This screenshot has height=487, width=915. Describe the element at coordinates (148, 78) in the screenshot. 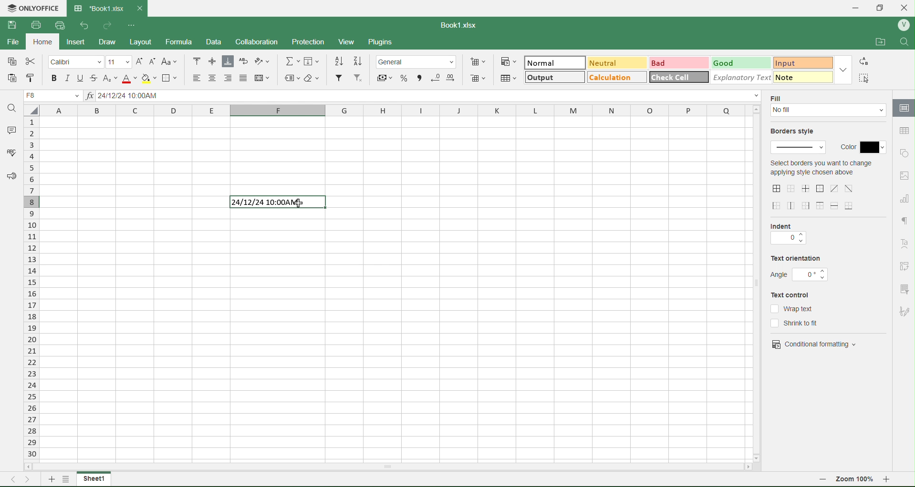

I see `Fill Color` at that location.